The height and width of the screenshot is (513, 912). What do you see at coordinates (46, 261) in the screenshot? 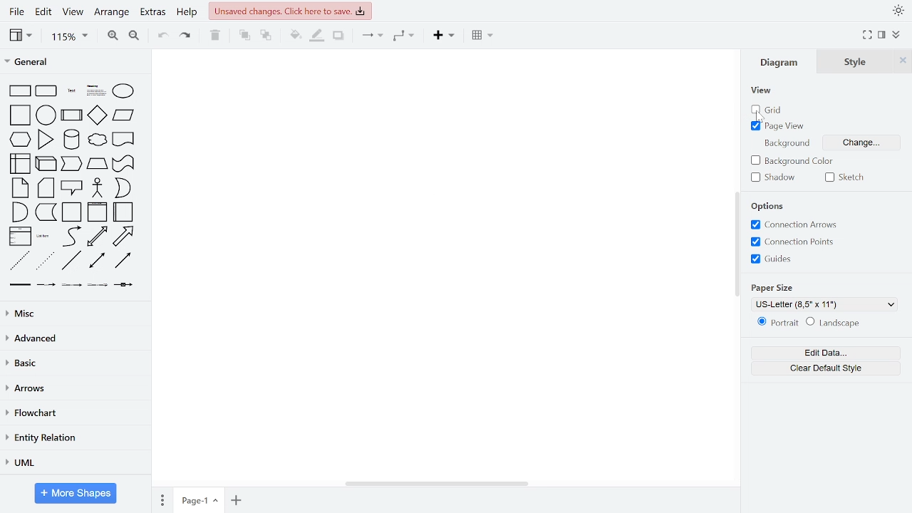
I see `dotted line` at bounding box center [46, 261].